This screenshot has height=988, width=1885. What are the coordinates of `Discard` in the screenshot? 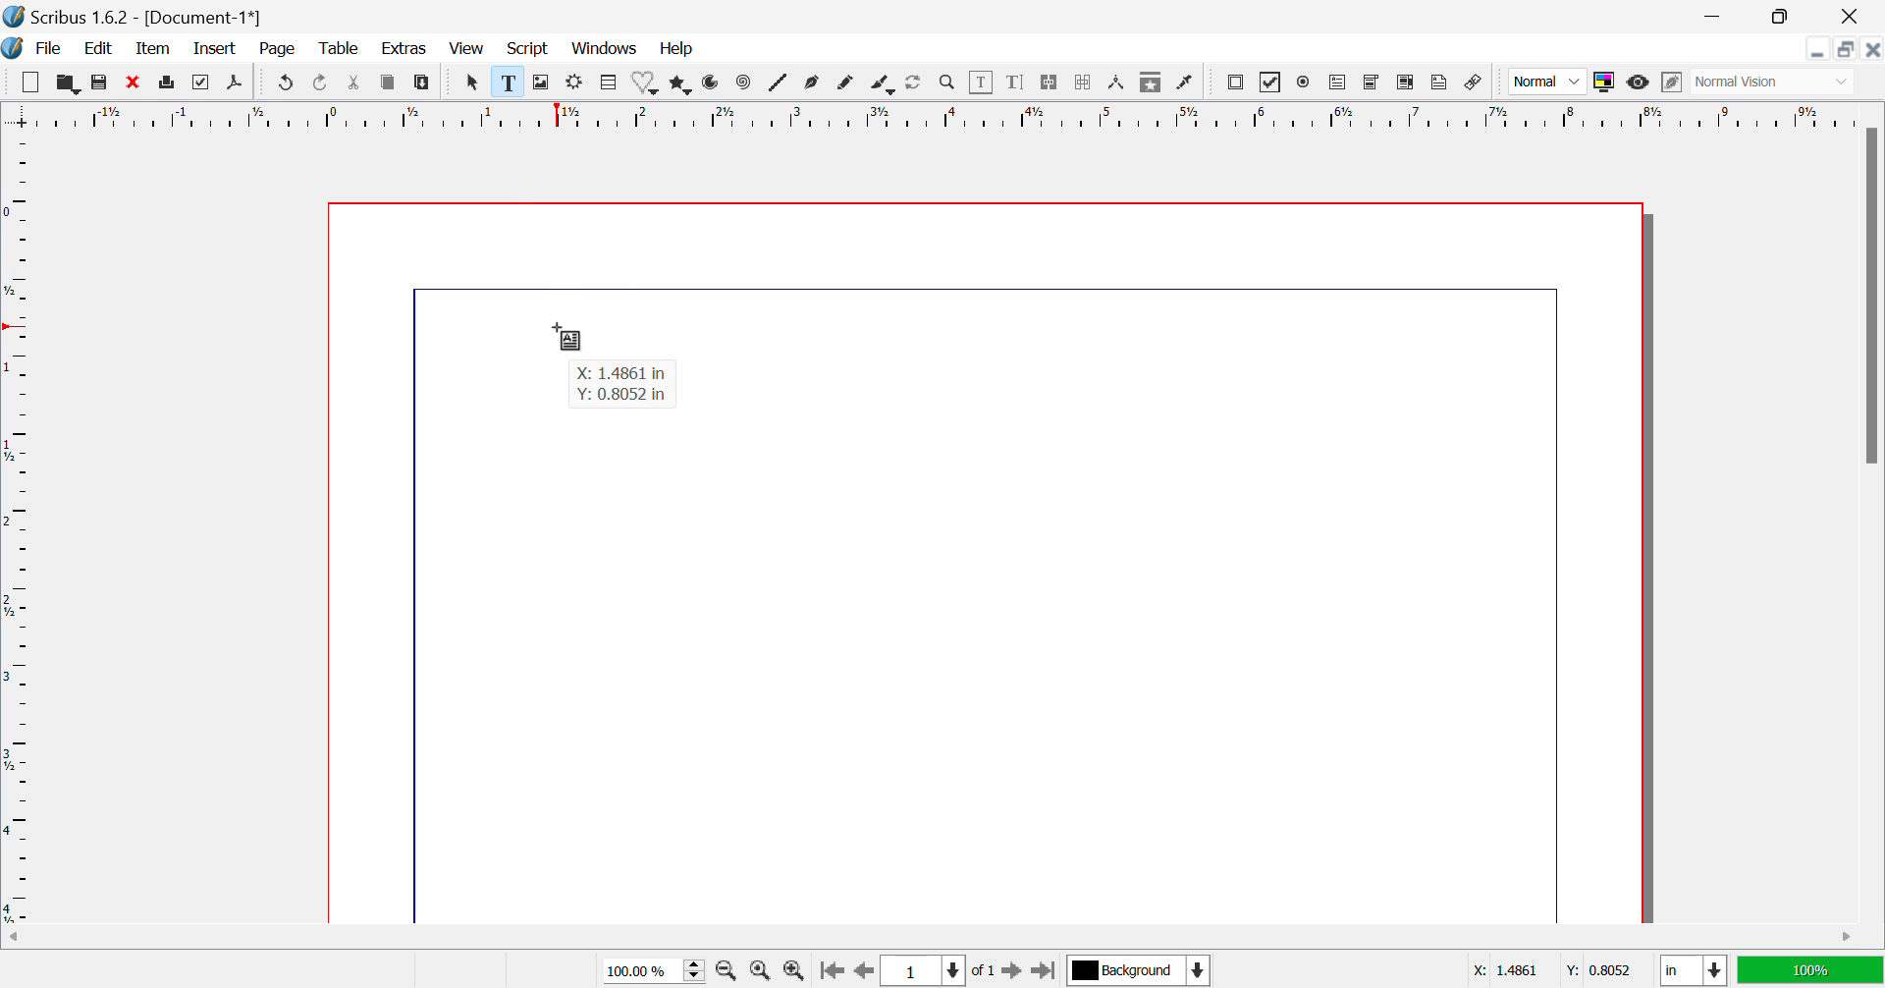 It's located at (134, 82).